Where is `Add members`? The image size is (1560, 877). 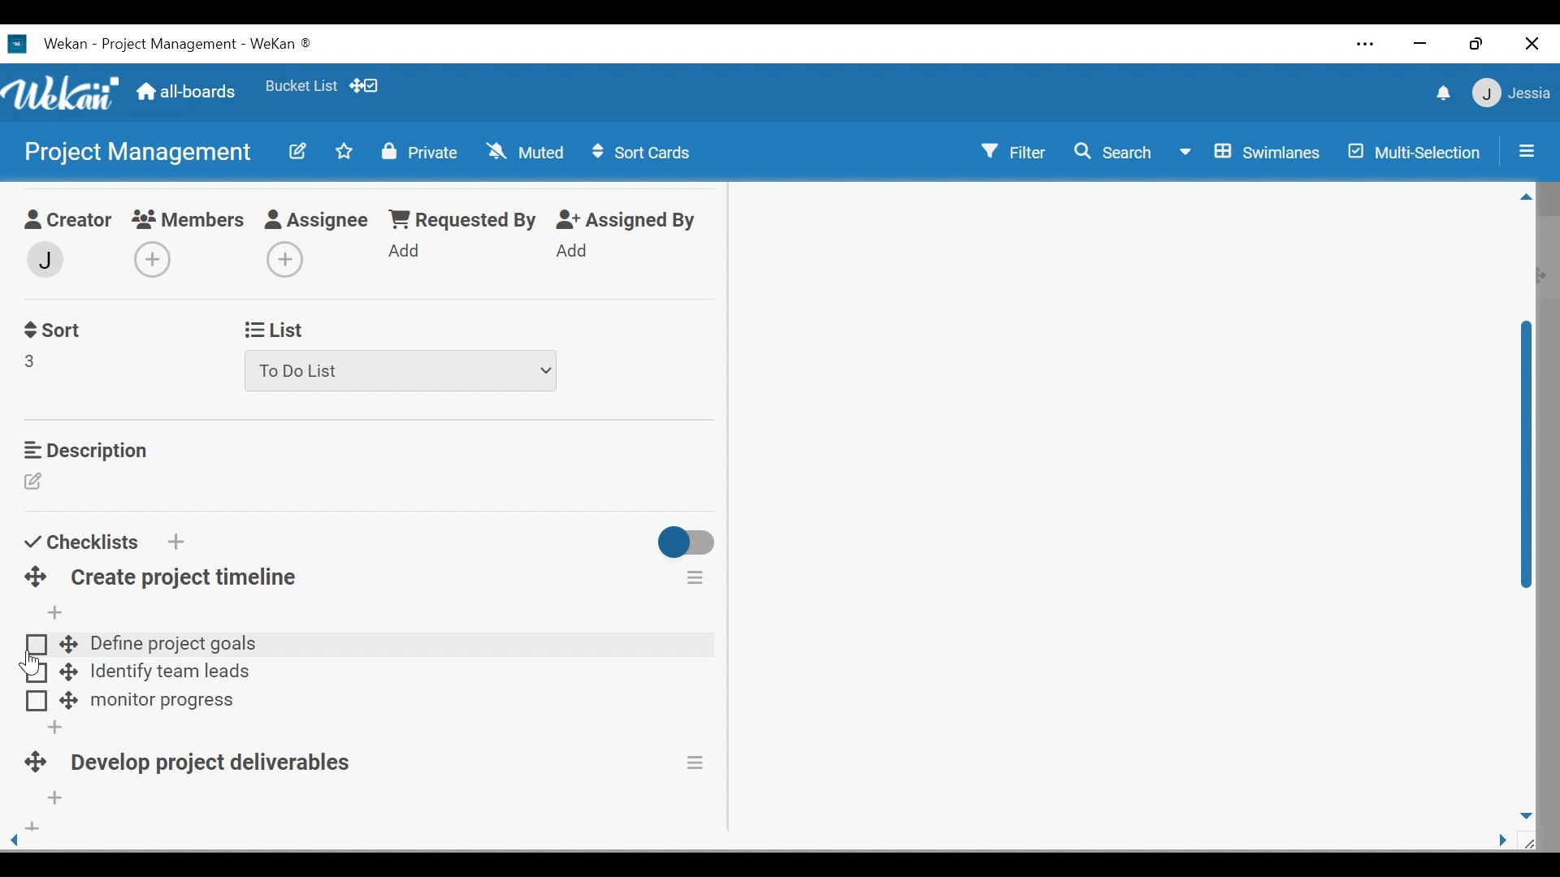 Add members is located at coordinates (158, 261).